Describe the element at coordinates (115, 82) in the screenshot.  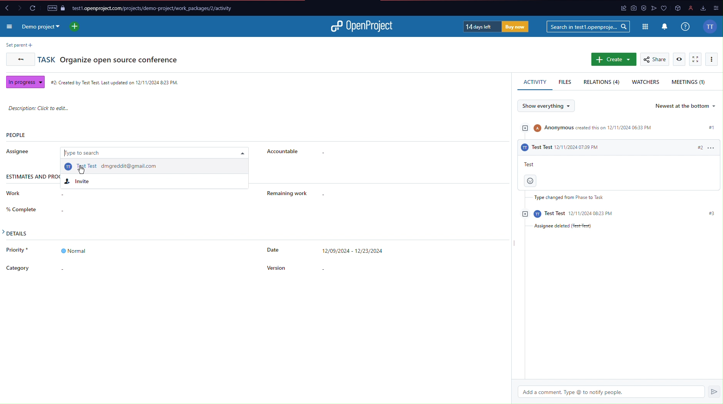
I see `Created Time` at that location.